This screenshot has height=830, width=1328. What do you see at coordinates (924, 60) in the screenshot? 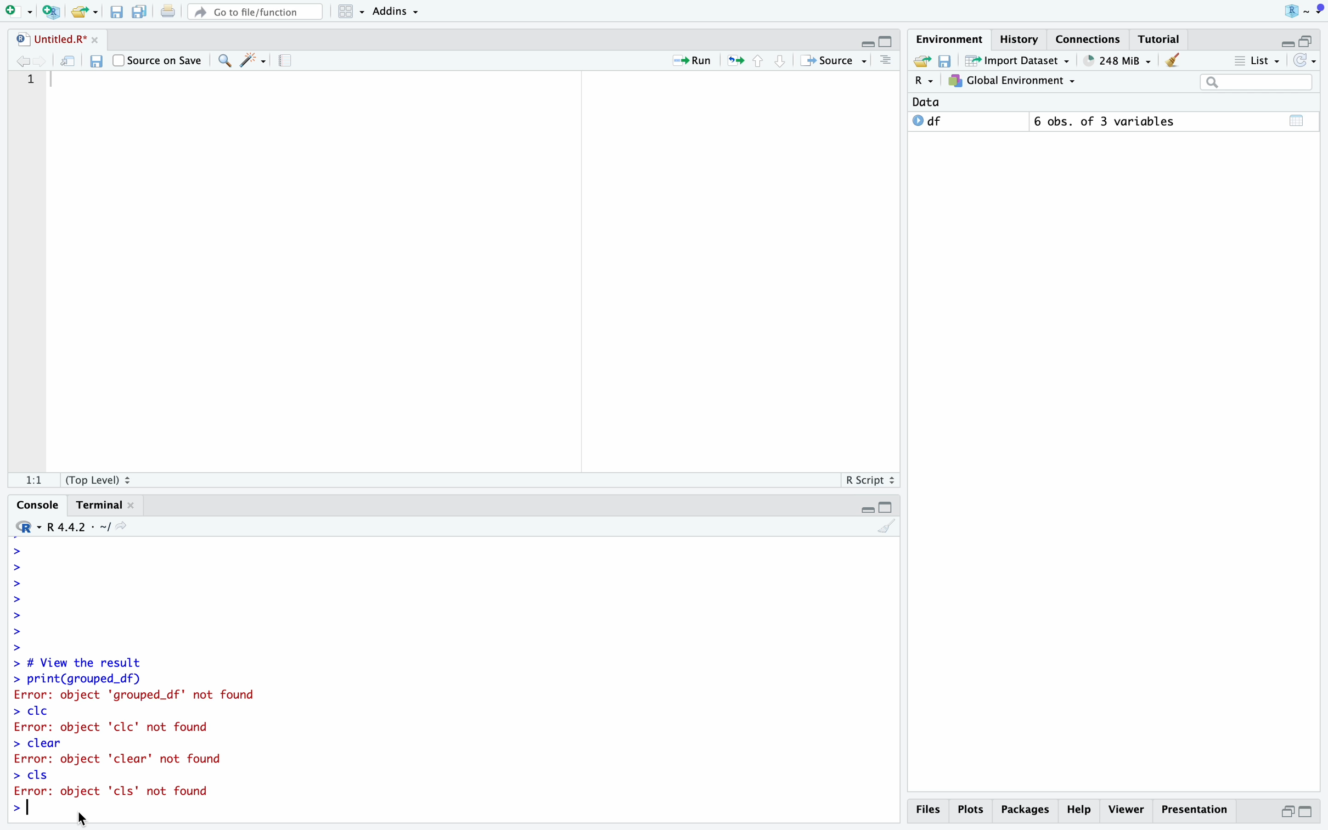
I see `Export history logs` at bounding box center [924, 60].